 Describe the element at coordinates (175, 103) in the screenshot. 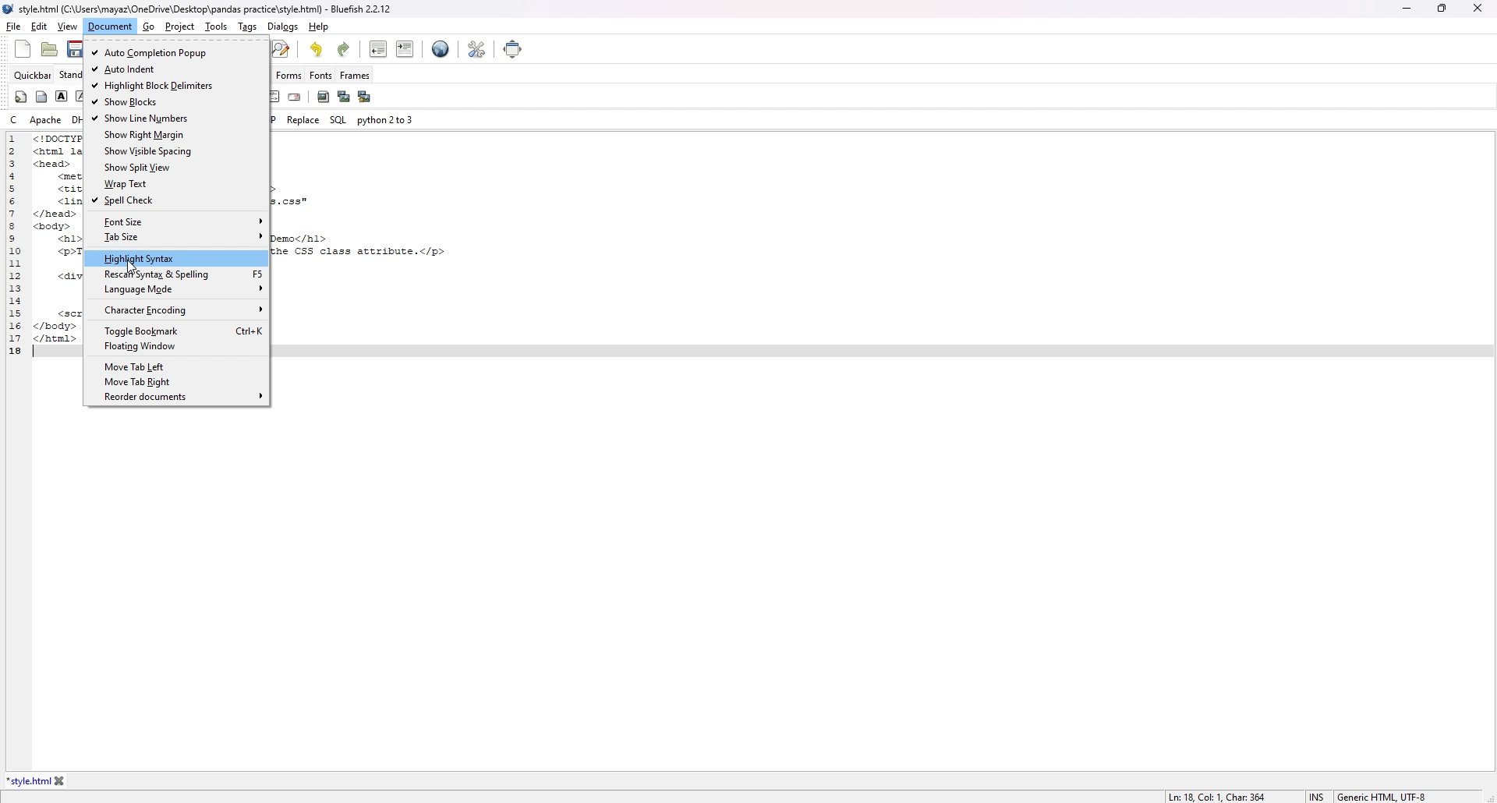

I see `show blocks` at that location.